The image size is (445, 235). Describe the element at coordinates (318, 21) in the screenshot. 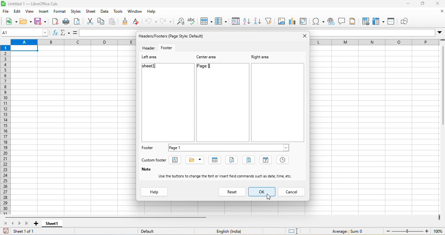

I see `special character` at that location.